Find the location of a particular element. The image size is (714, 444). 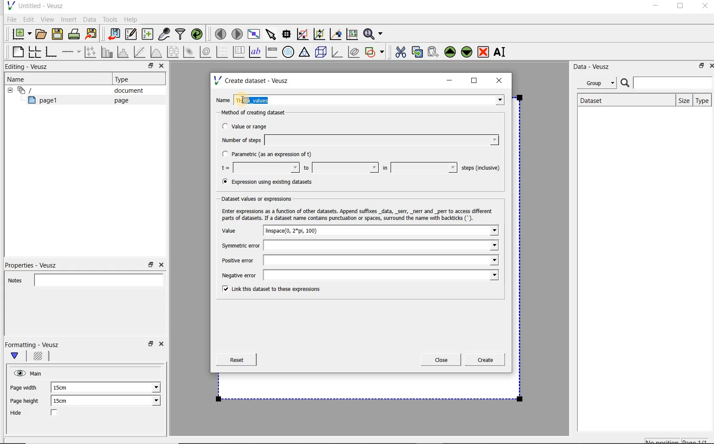

Page height dropdown is located at coordinates (150, 401).